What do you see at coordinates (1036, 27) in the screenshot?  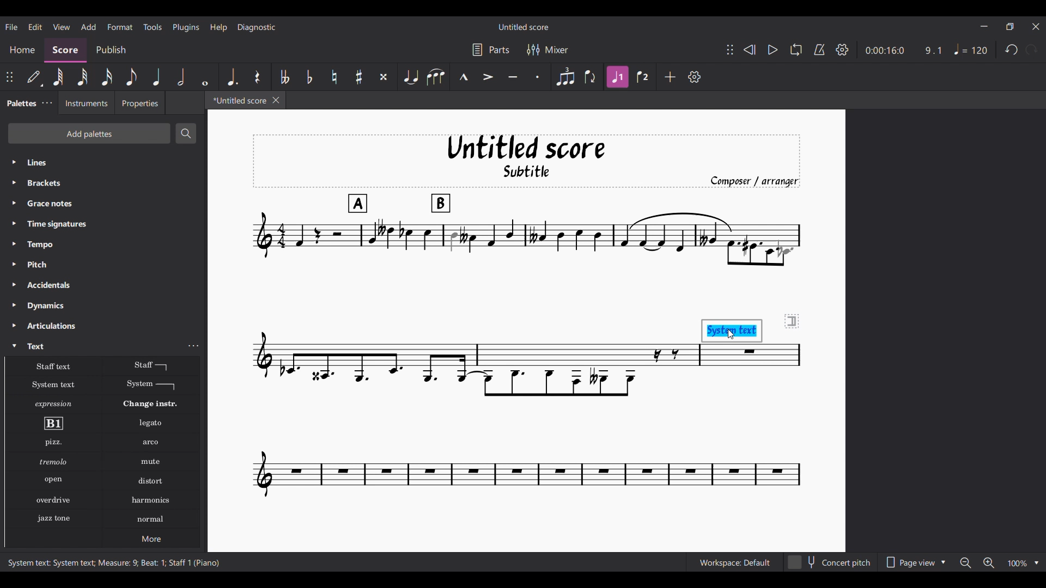 I see `Close interface` at bounding box center [1036, 27].